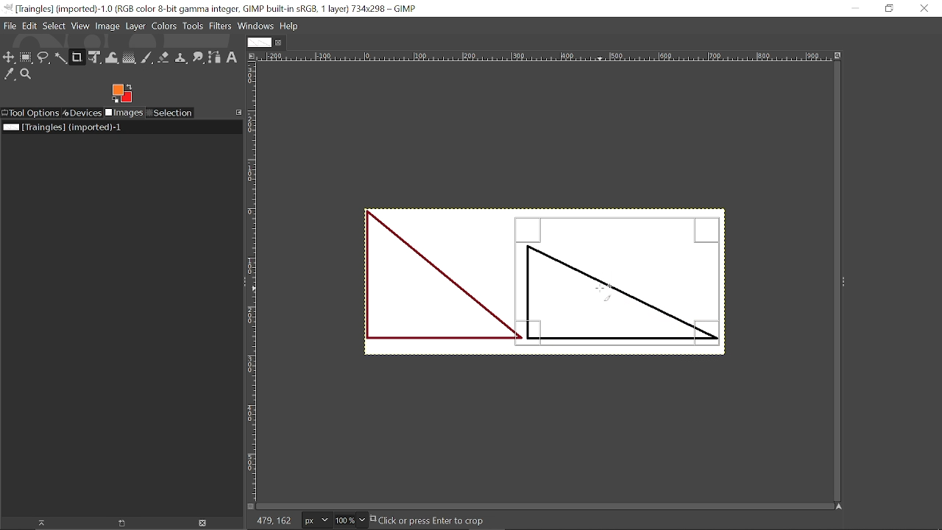  What do you see at coordinates (840, 506) in the screenshot?
I see `Navigate the image display` at bounding box center [840, 506].